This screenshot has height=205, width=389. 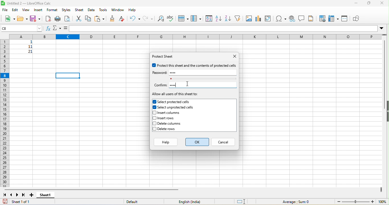 What do you see at coordinates (174, 102) in the screenshot?
I see `selected protected cells` at bounding box center [174, 102].